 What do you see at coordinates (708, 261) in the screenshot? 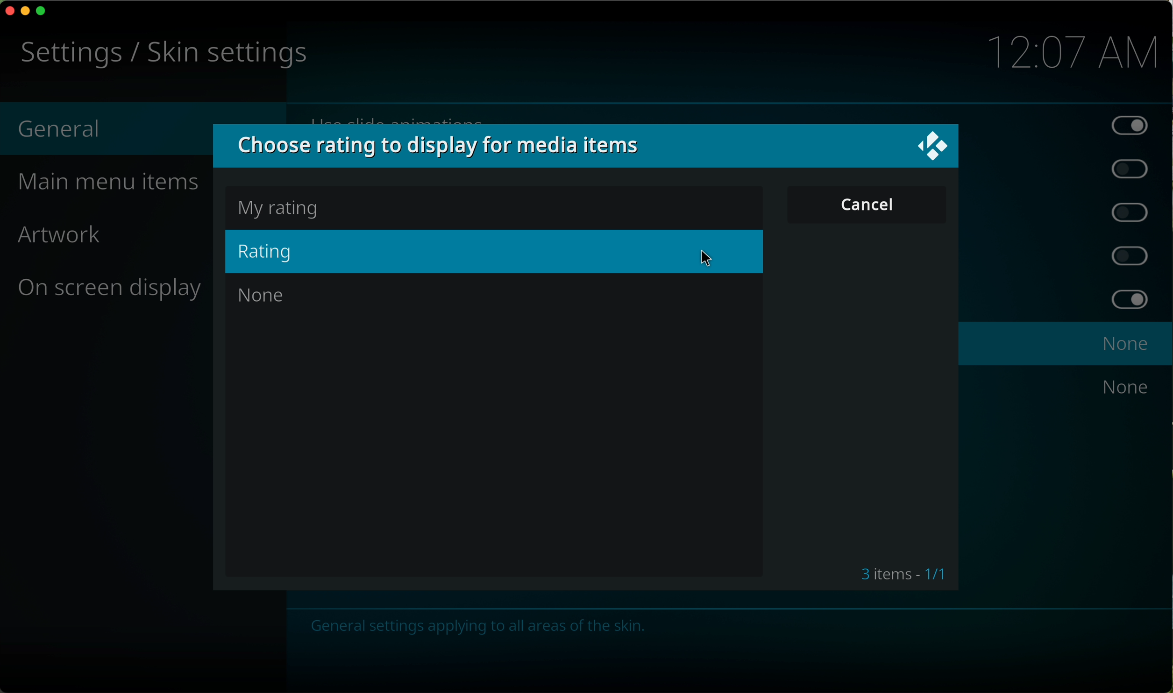
I see `cursor` at bounding box center [708, 261].